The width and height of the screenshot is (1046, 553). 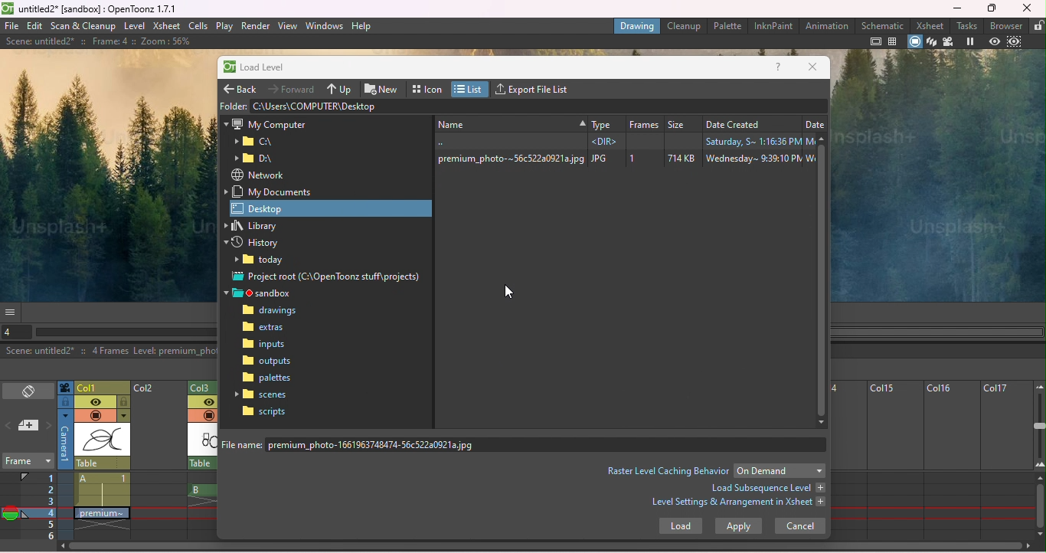 I want to click on Browser, so click(x=1007, y=25).